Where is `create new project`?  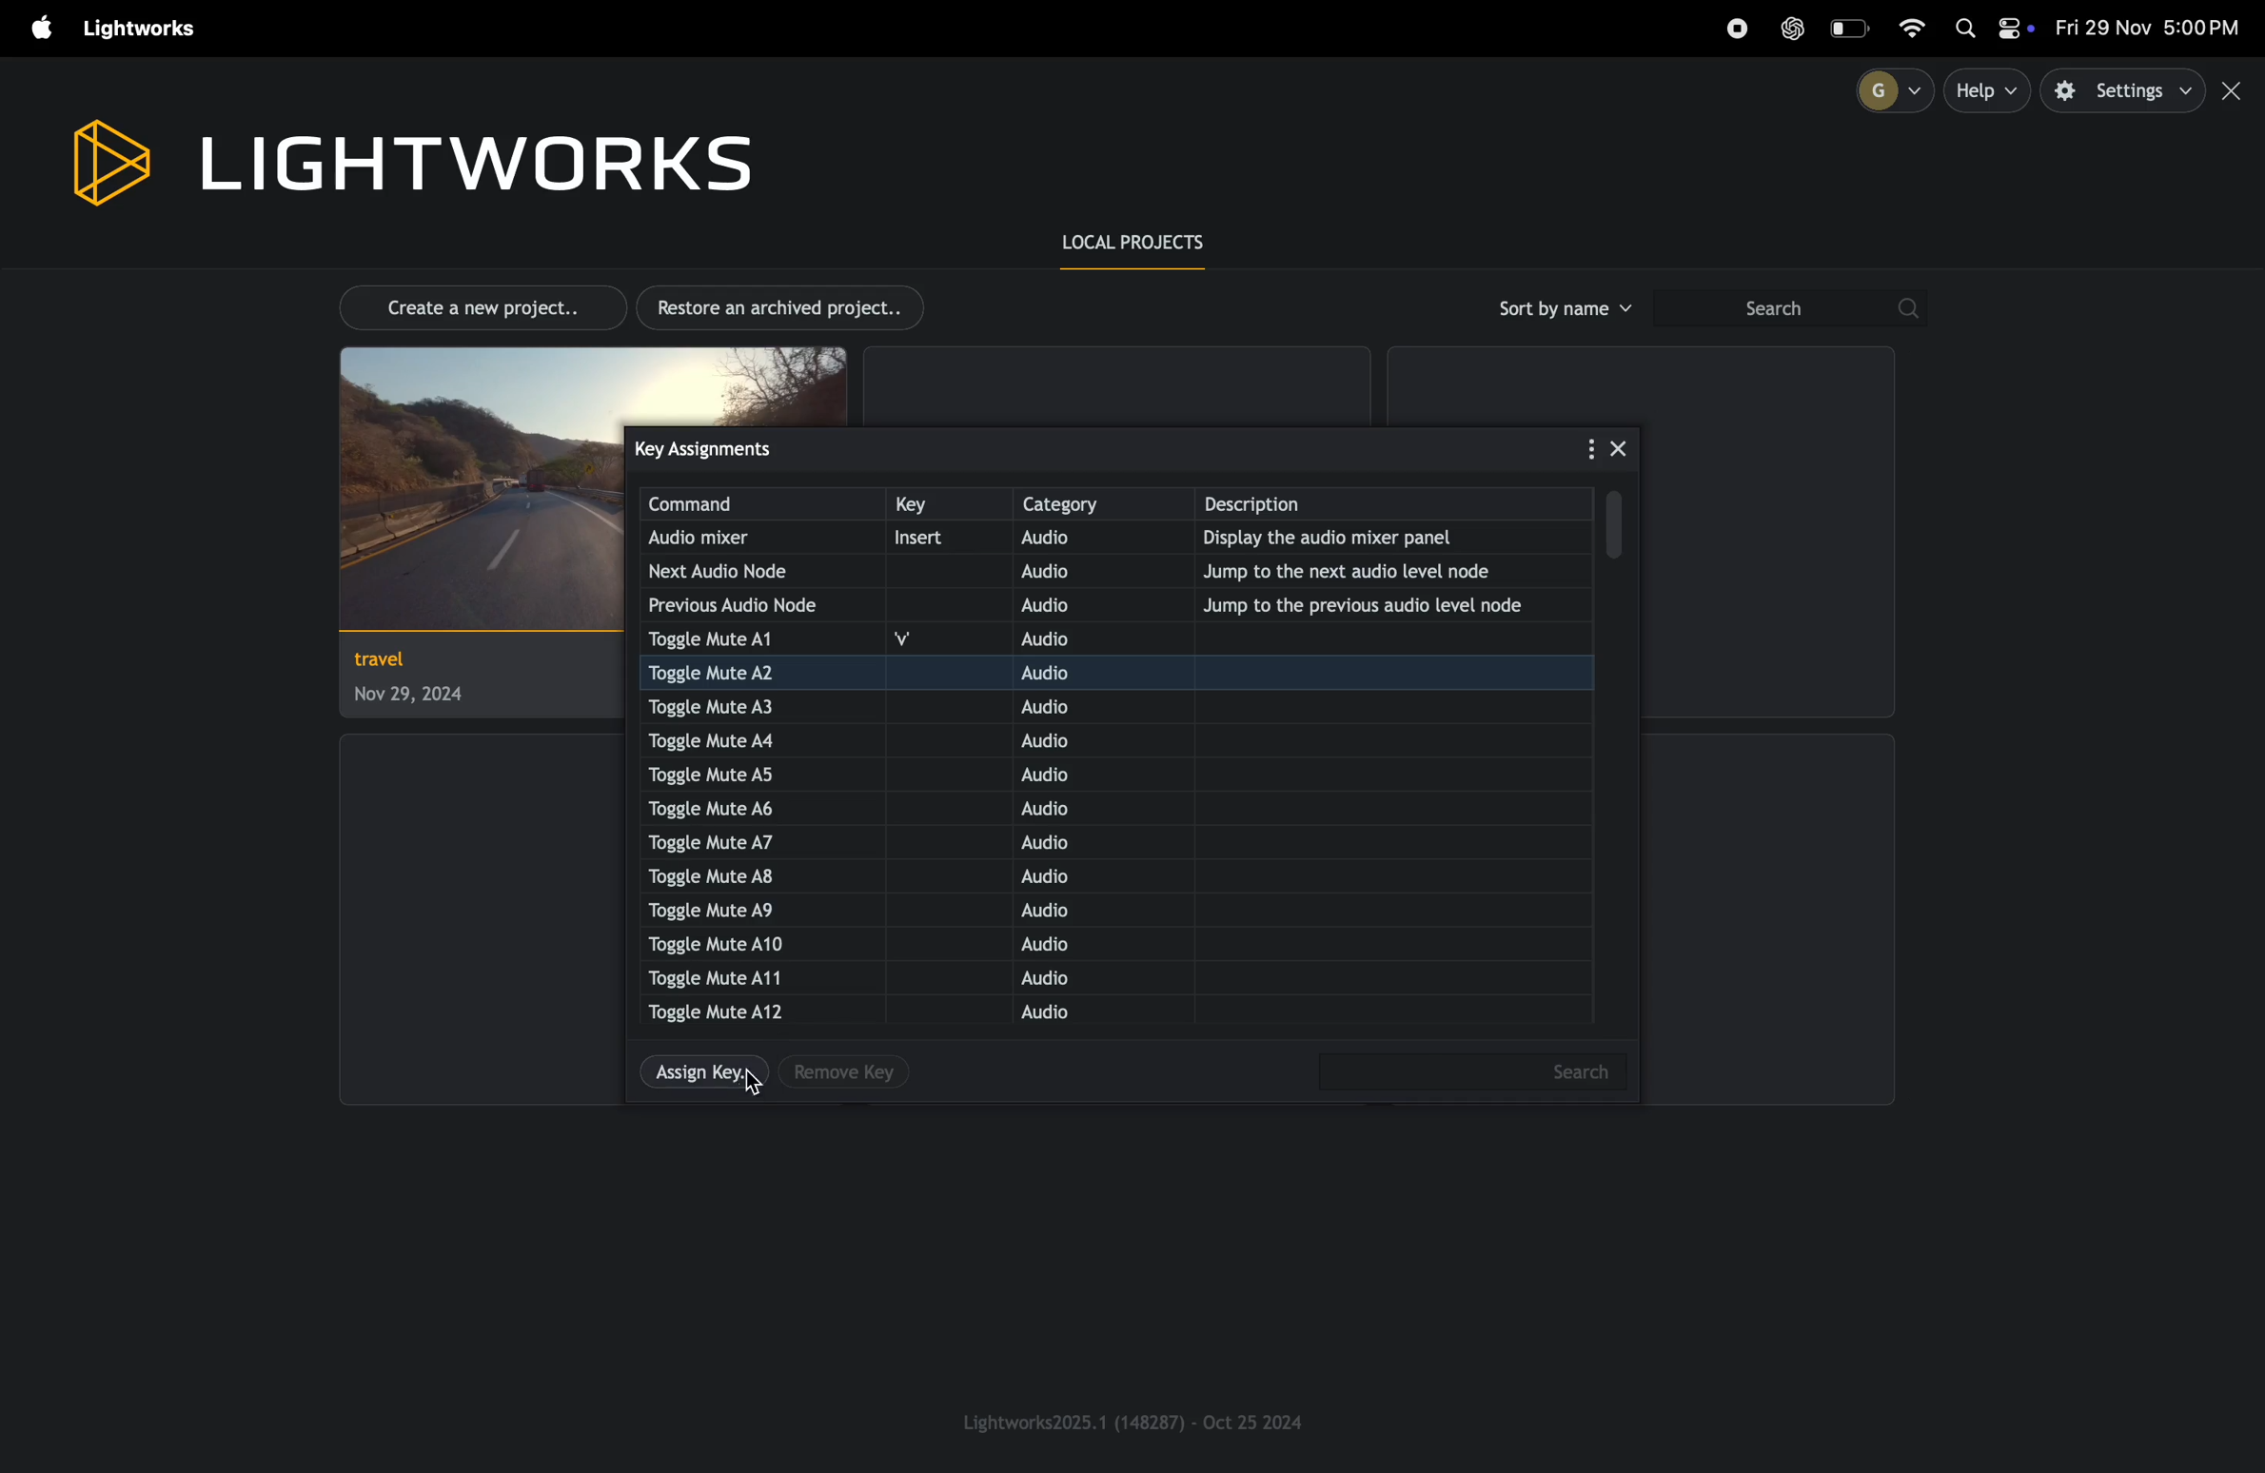 create new project is located at coordinates (472, 305).